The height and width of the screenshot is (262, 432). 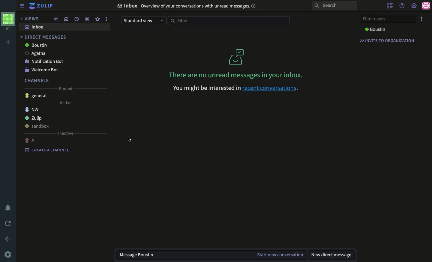 What do you see at coordinates (42, 126) in the screenshot?
I see `channel muted` at bounding box center [42, 126].